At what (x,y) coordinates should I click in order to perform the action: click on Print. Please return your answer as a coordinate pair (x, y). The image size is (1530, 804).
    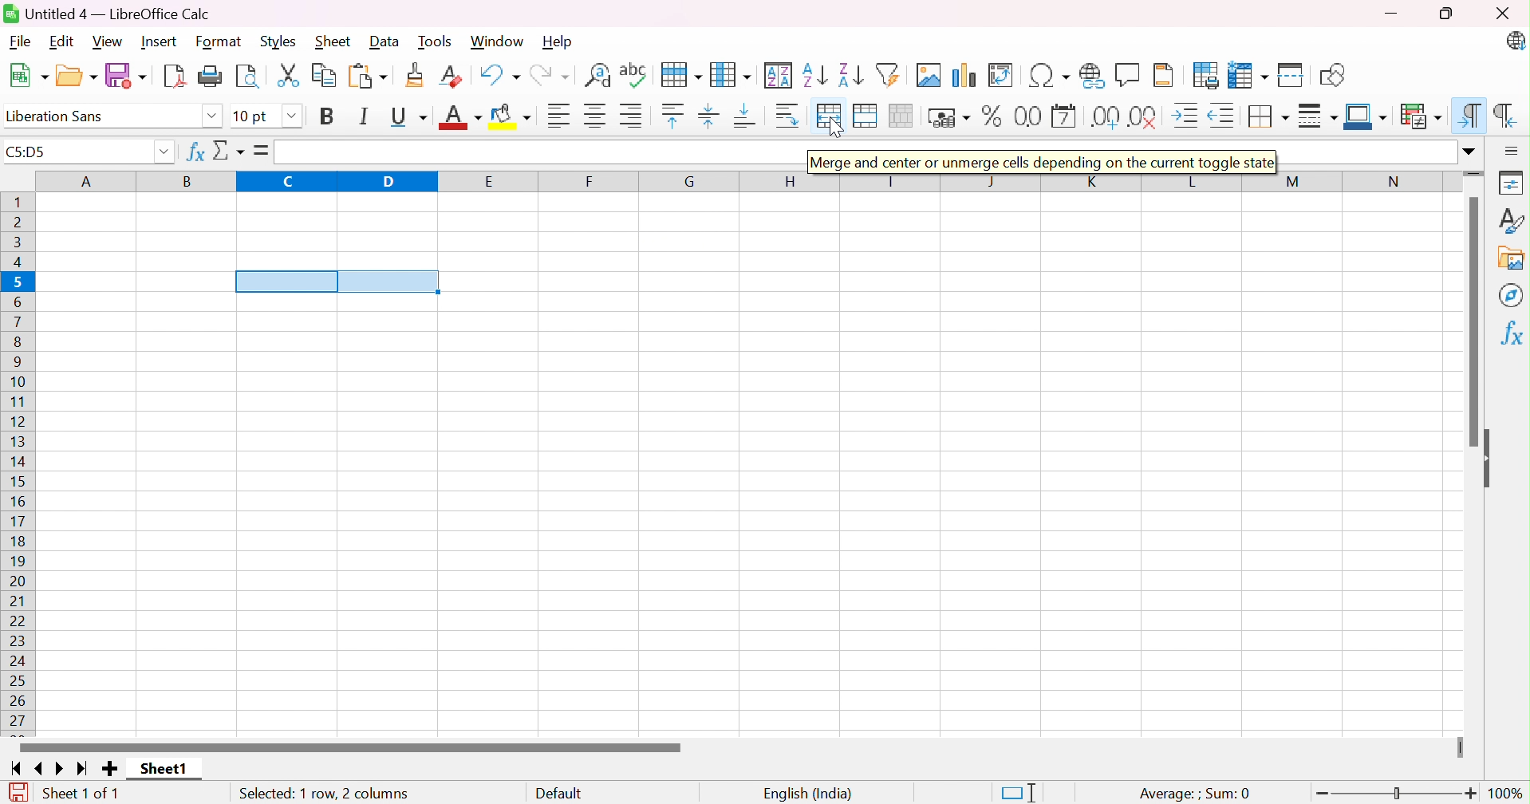
    Looking at the image, I should click on (213, 75).